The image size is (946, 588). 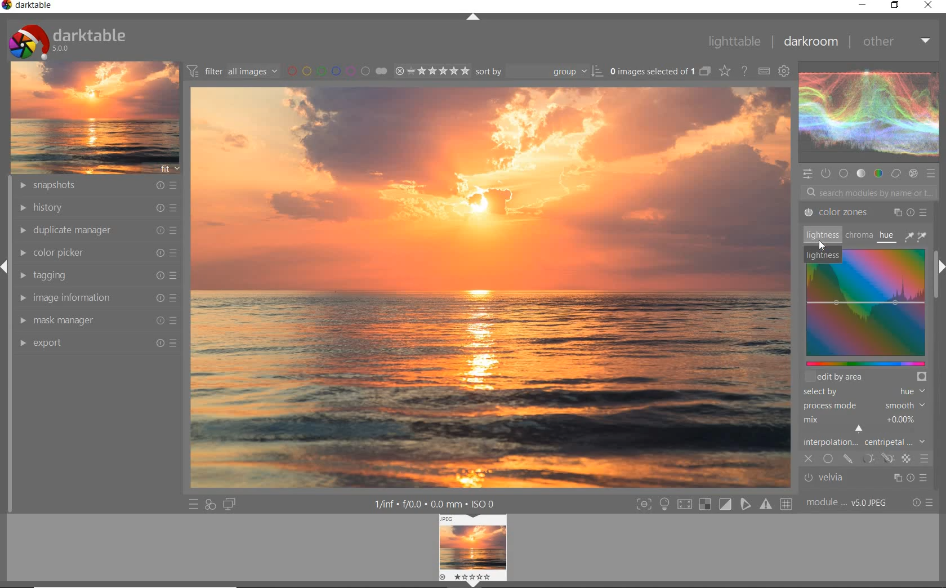 I want to click on MODULE ORDER, so click(x=848, y=503).